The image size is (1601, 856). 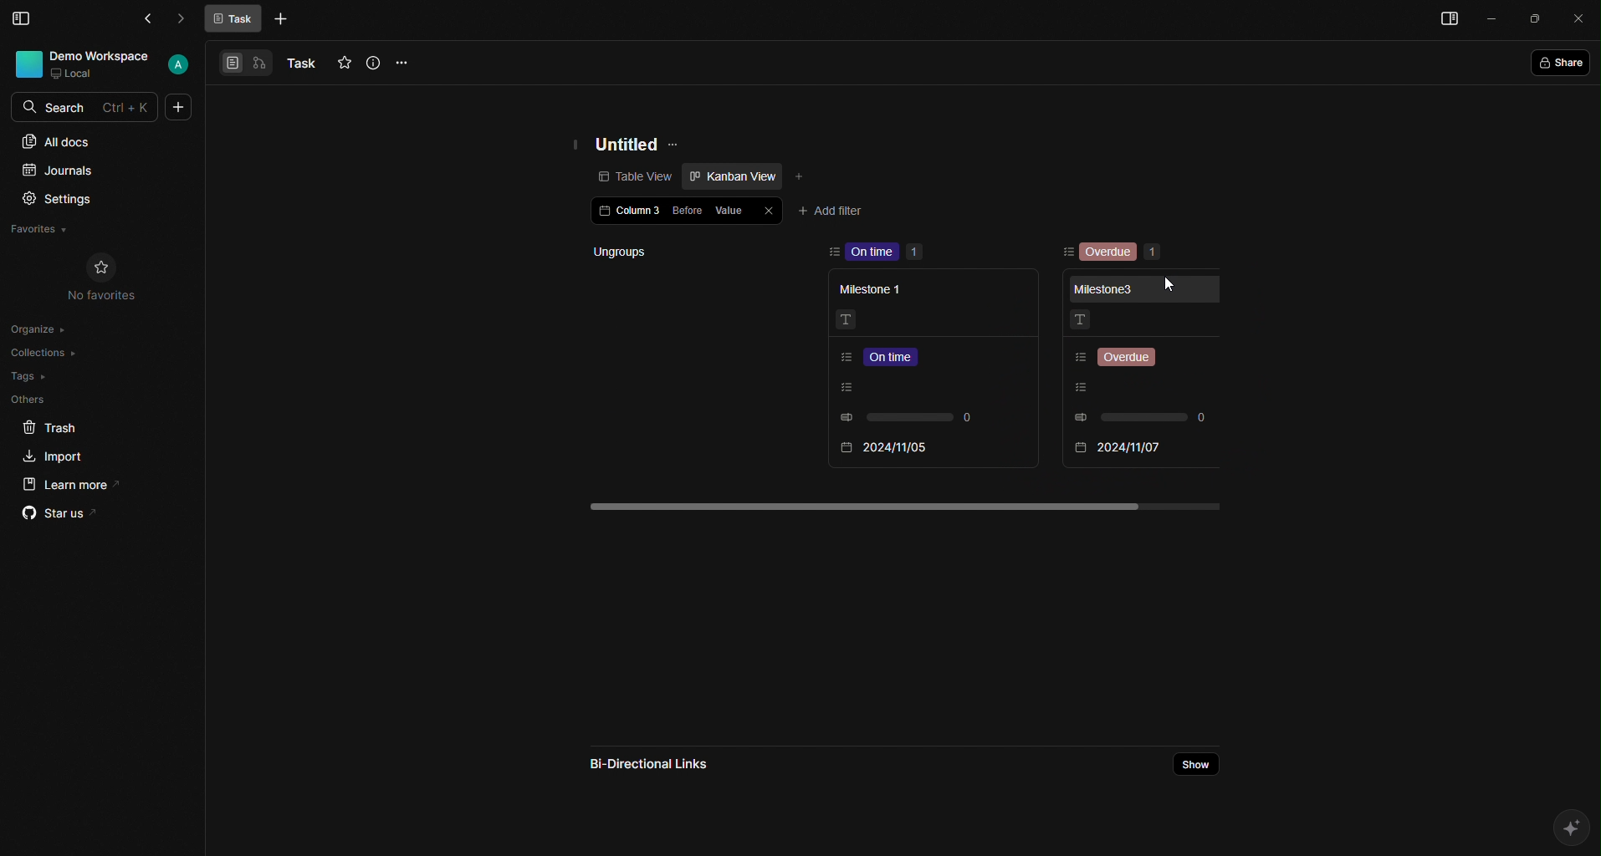 What do you see at coordinates (54, 515) in the screenshot?
I see `Star us` at bounding box center [54, 515].